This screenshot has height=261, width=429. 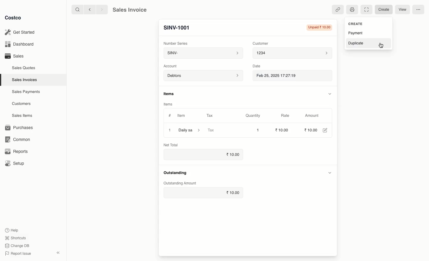 What do you see at coordinates (18, 246) in the screenshot?
I see `Change DB` at bounding box center [18, 246].